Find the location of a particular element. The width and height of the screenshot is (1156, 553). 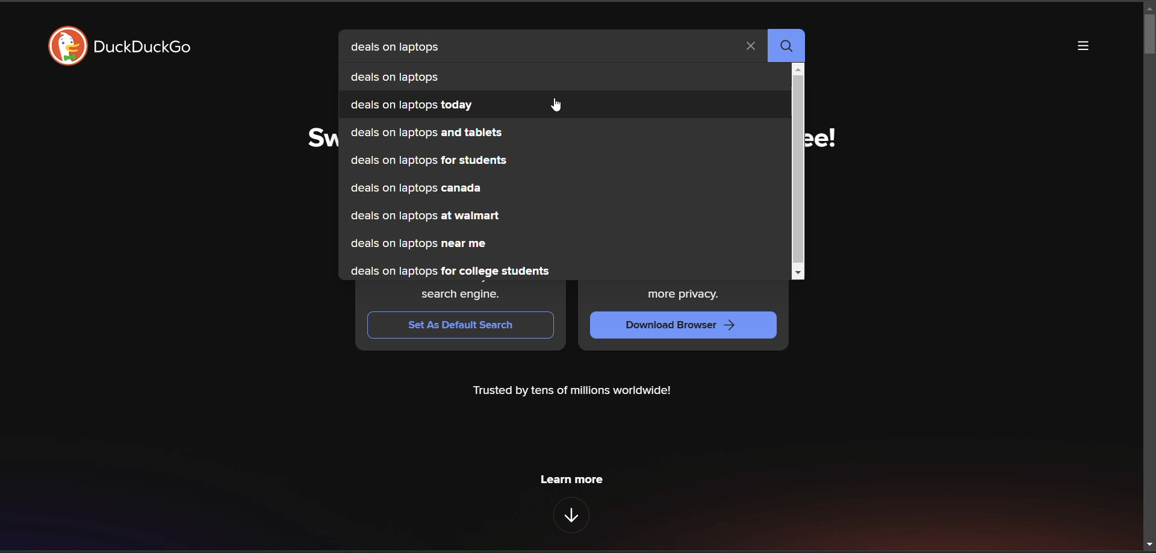

deals on laptops near me is located at coordinates (421, 245).